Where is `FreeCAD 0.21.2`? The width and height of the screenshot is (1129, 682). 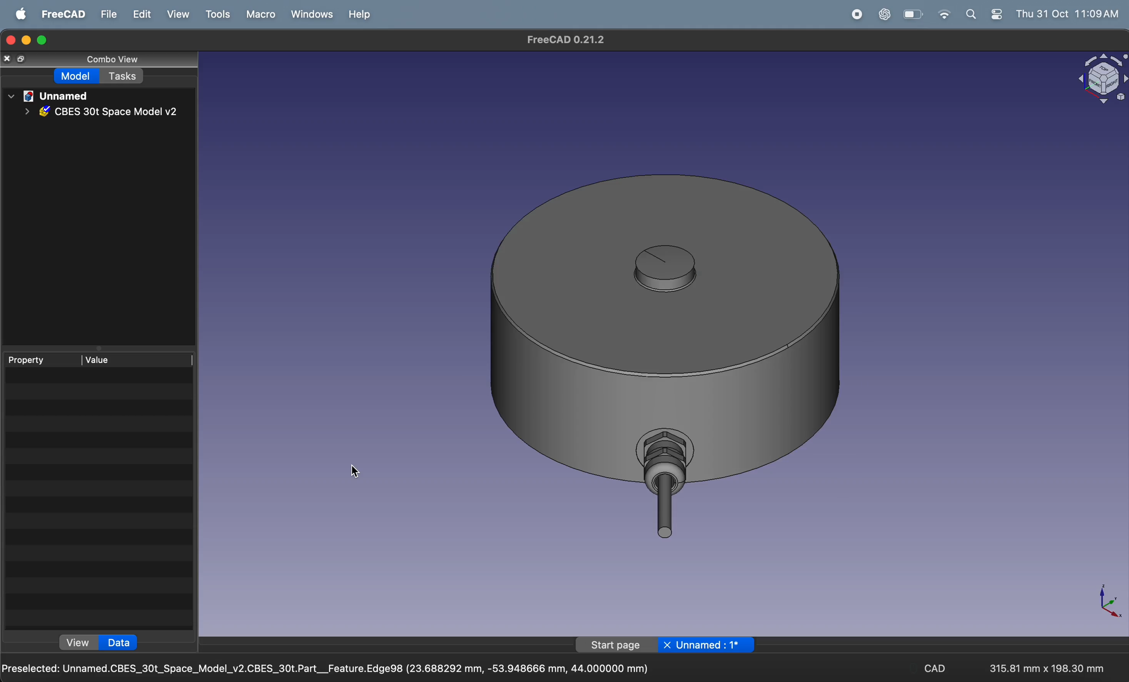 FreeCAD 0.21.2 is located at coordinates (568, 38).